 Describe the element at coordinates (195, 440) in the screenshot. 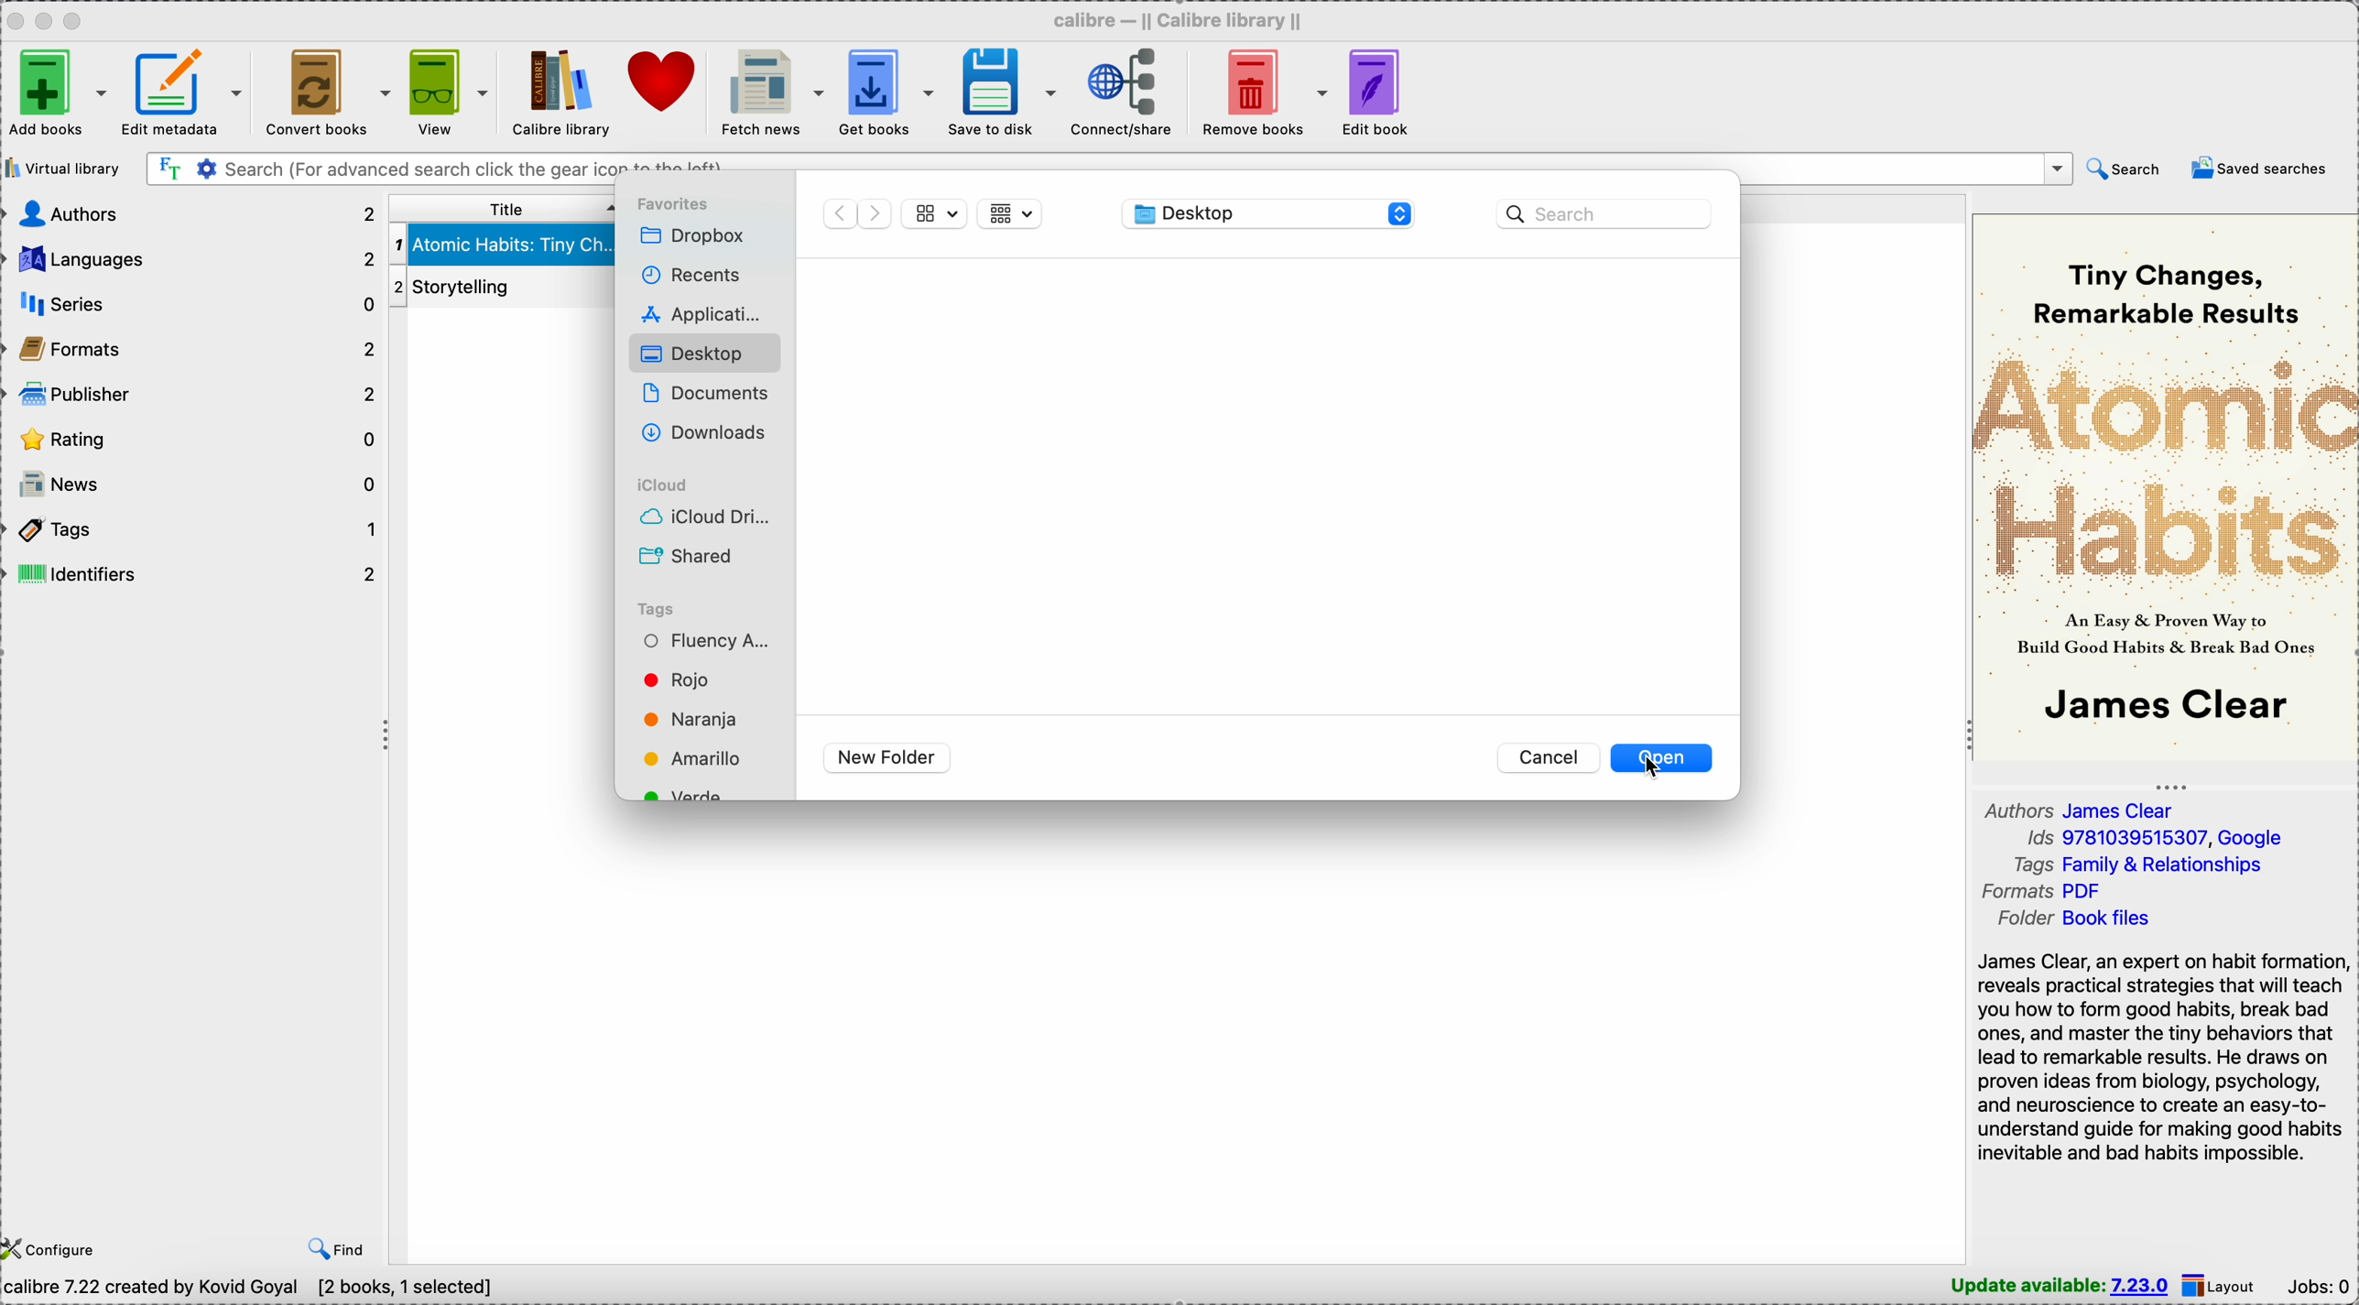

I see `rating` at that location.